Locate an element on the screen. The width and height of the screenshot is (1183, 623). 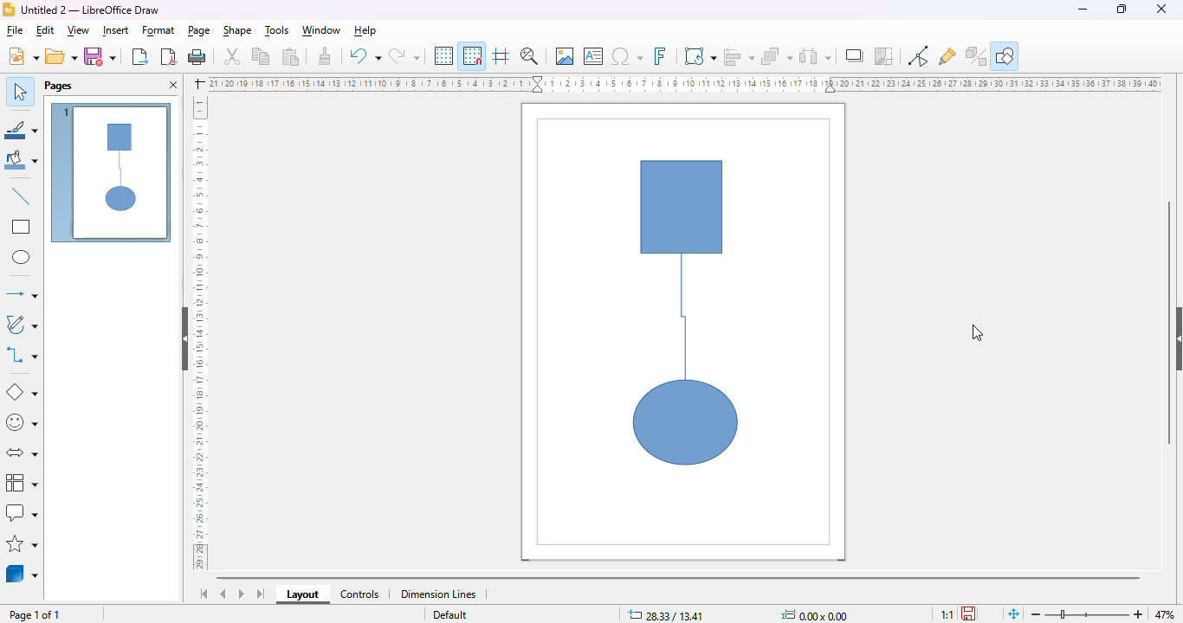
block arrows is located at coordinates (23, 453).